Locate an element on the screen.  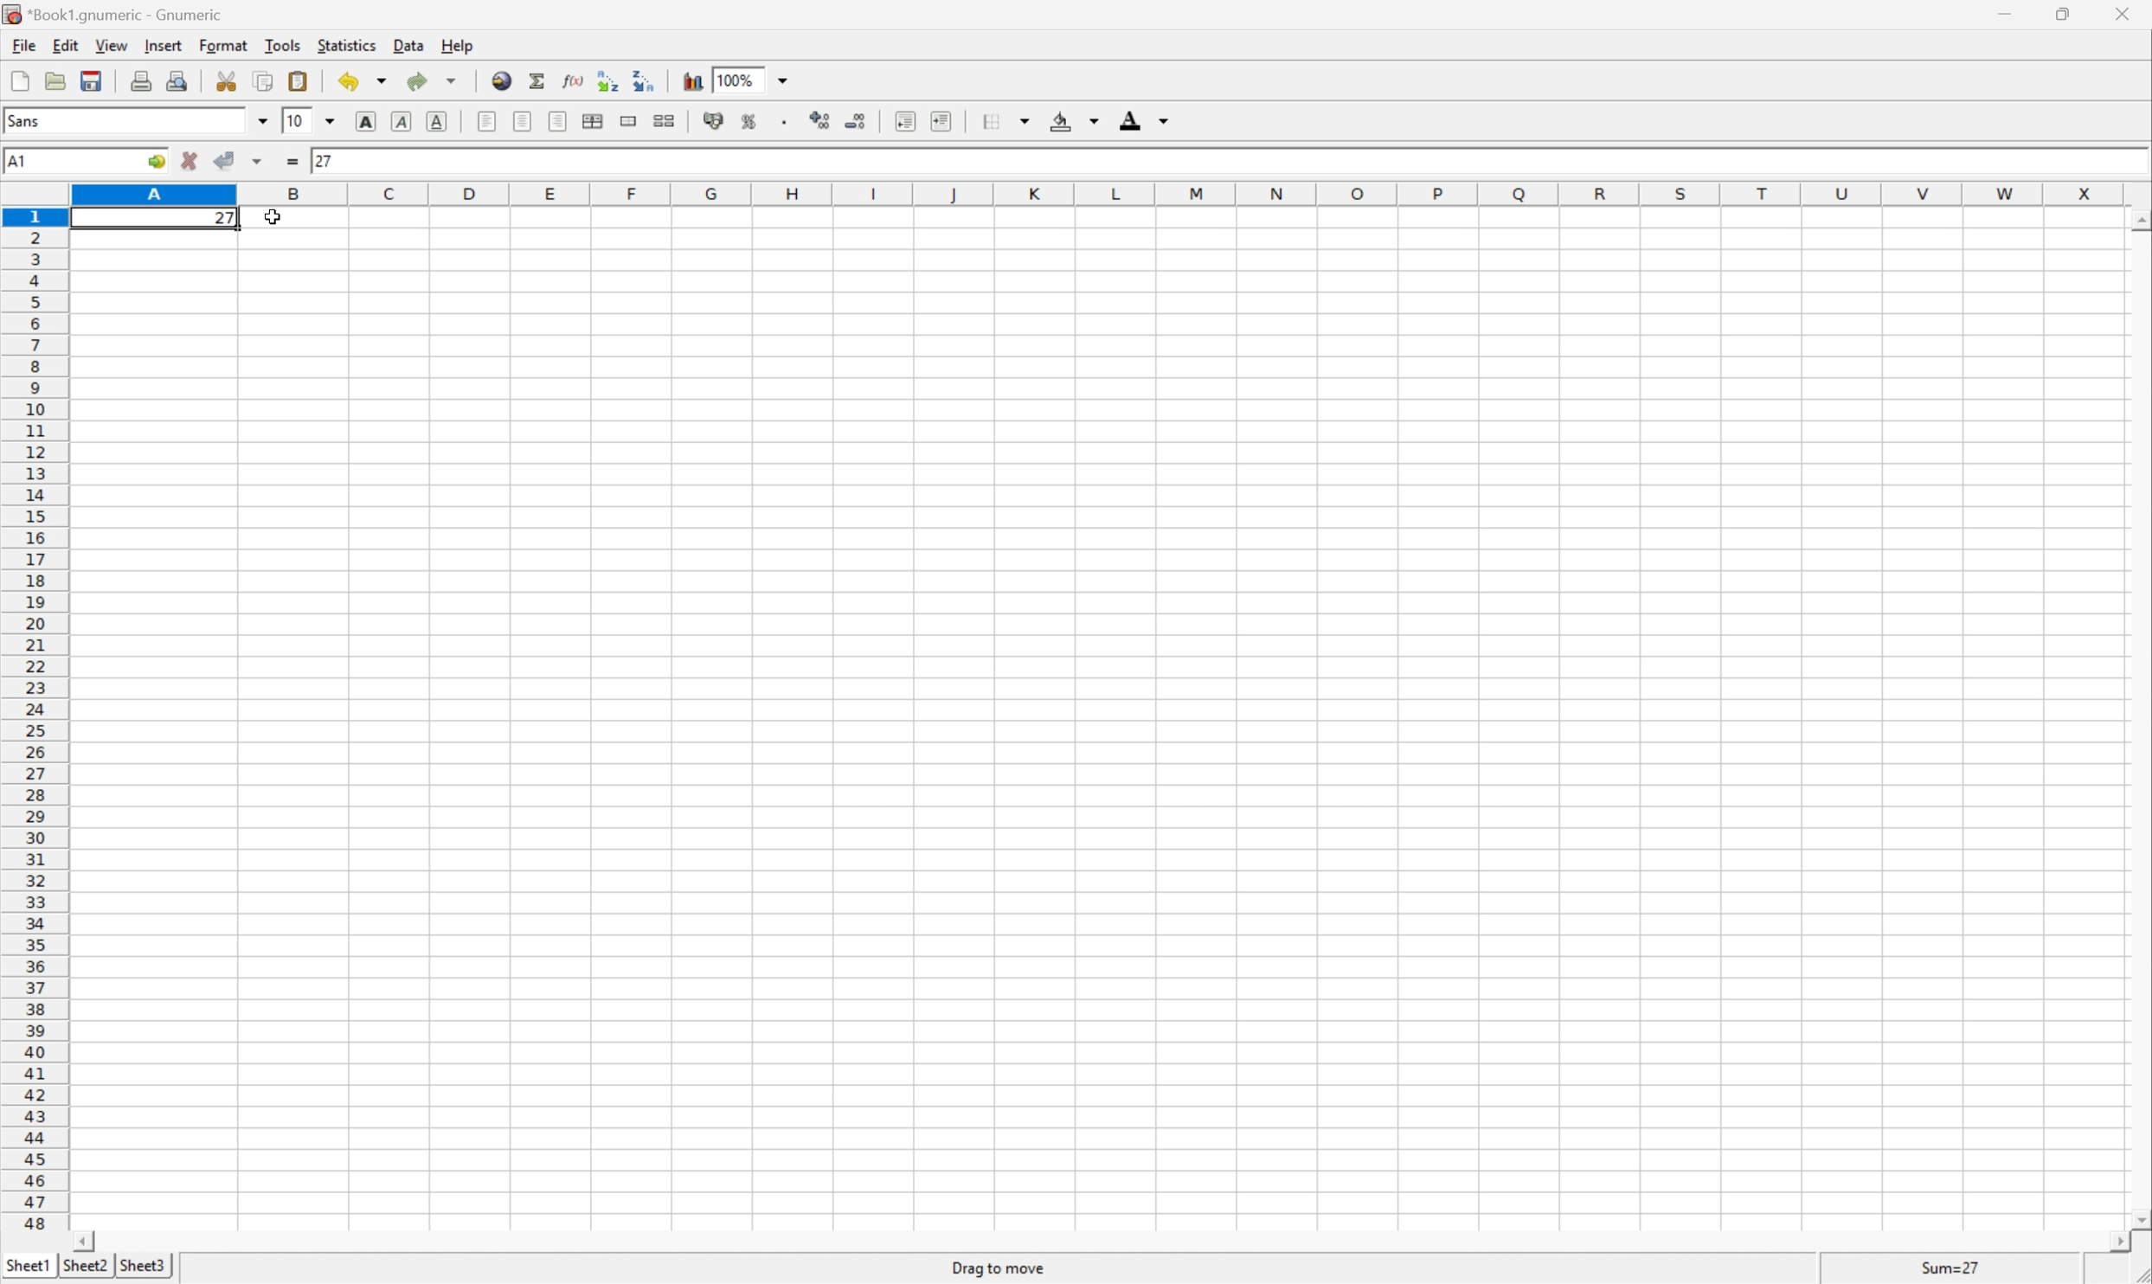
Accept changes across multiple cells is located at coordinates (259, 162).